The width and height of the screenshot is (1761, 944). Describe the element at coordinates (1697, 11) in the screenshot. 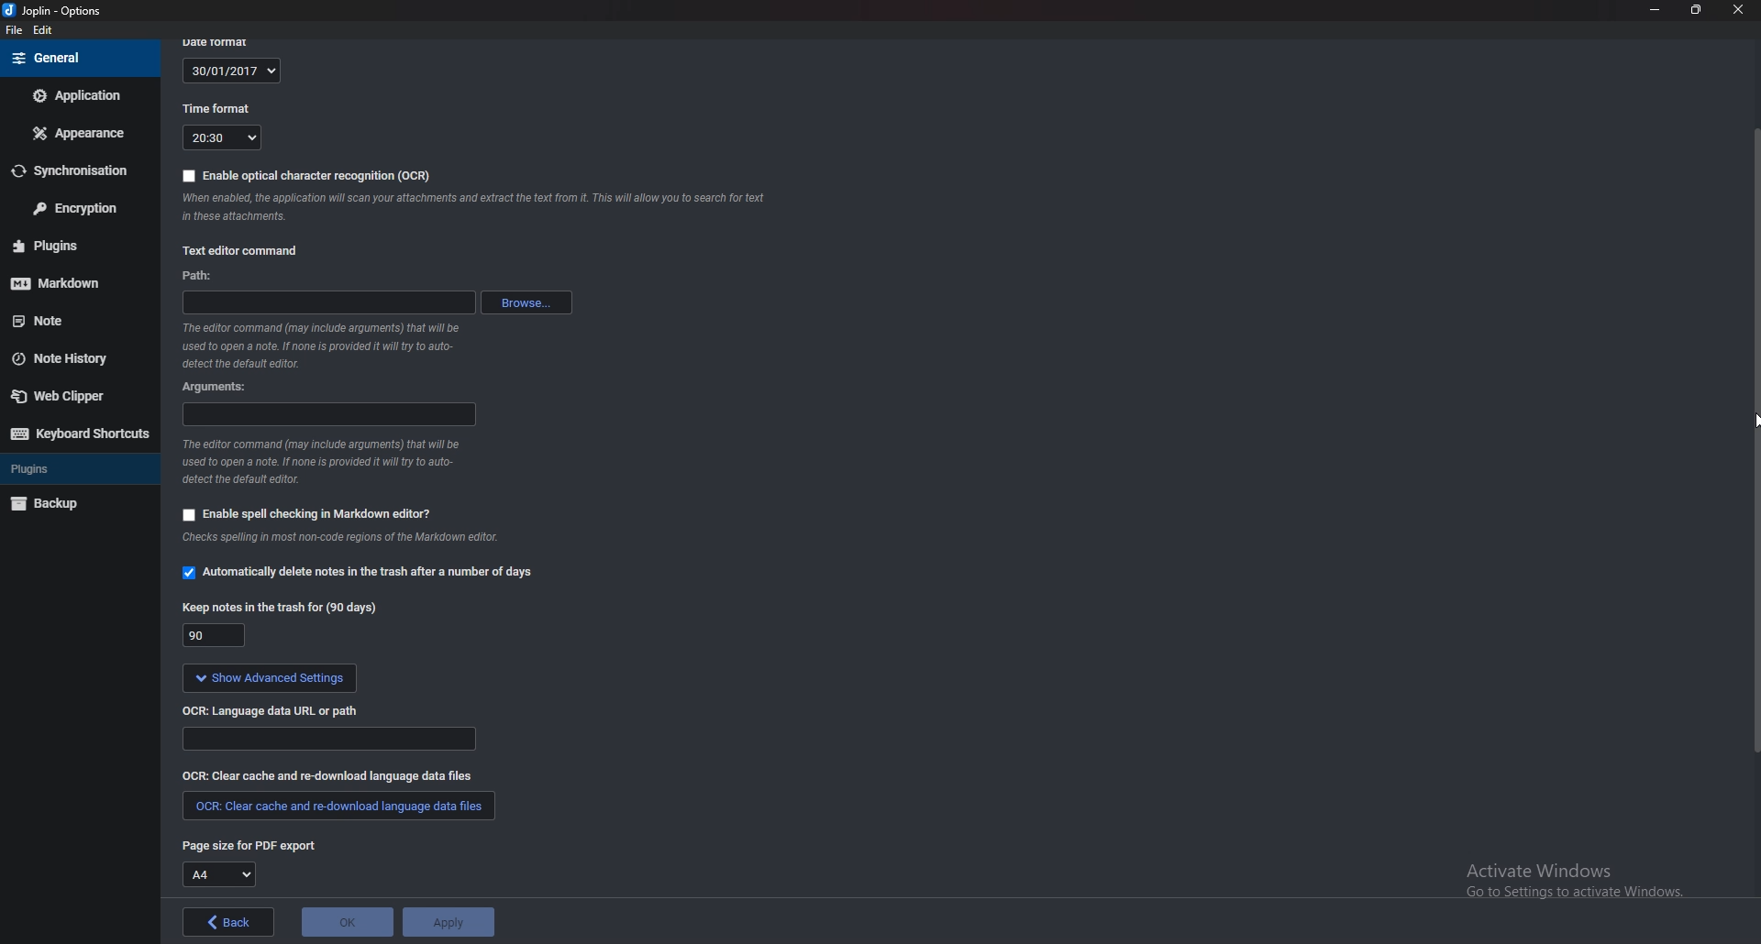

I see `Resize` at that location.